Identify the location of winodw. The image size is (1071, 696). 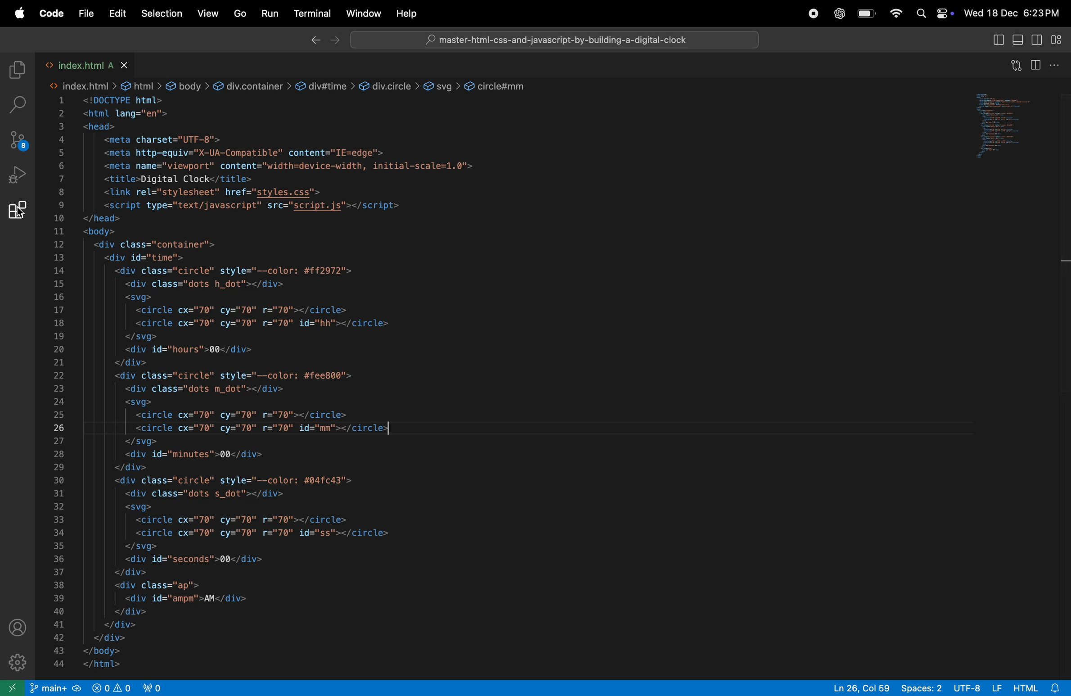
(363, 13).